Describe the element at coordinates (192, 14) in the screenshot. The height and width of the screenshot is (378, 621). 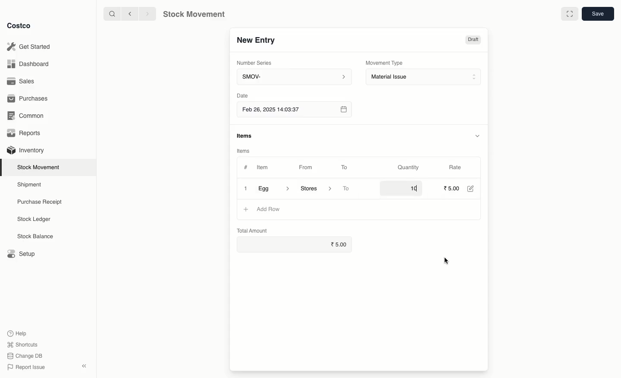
I see `Stock Movement` at that location.